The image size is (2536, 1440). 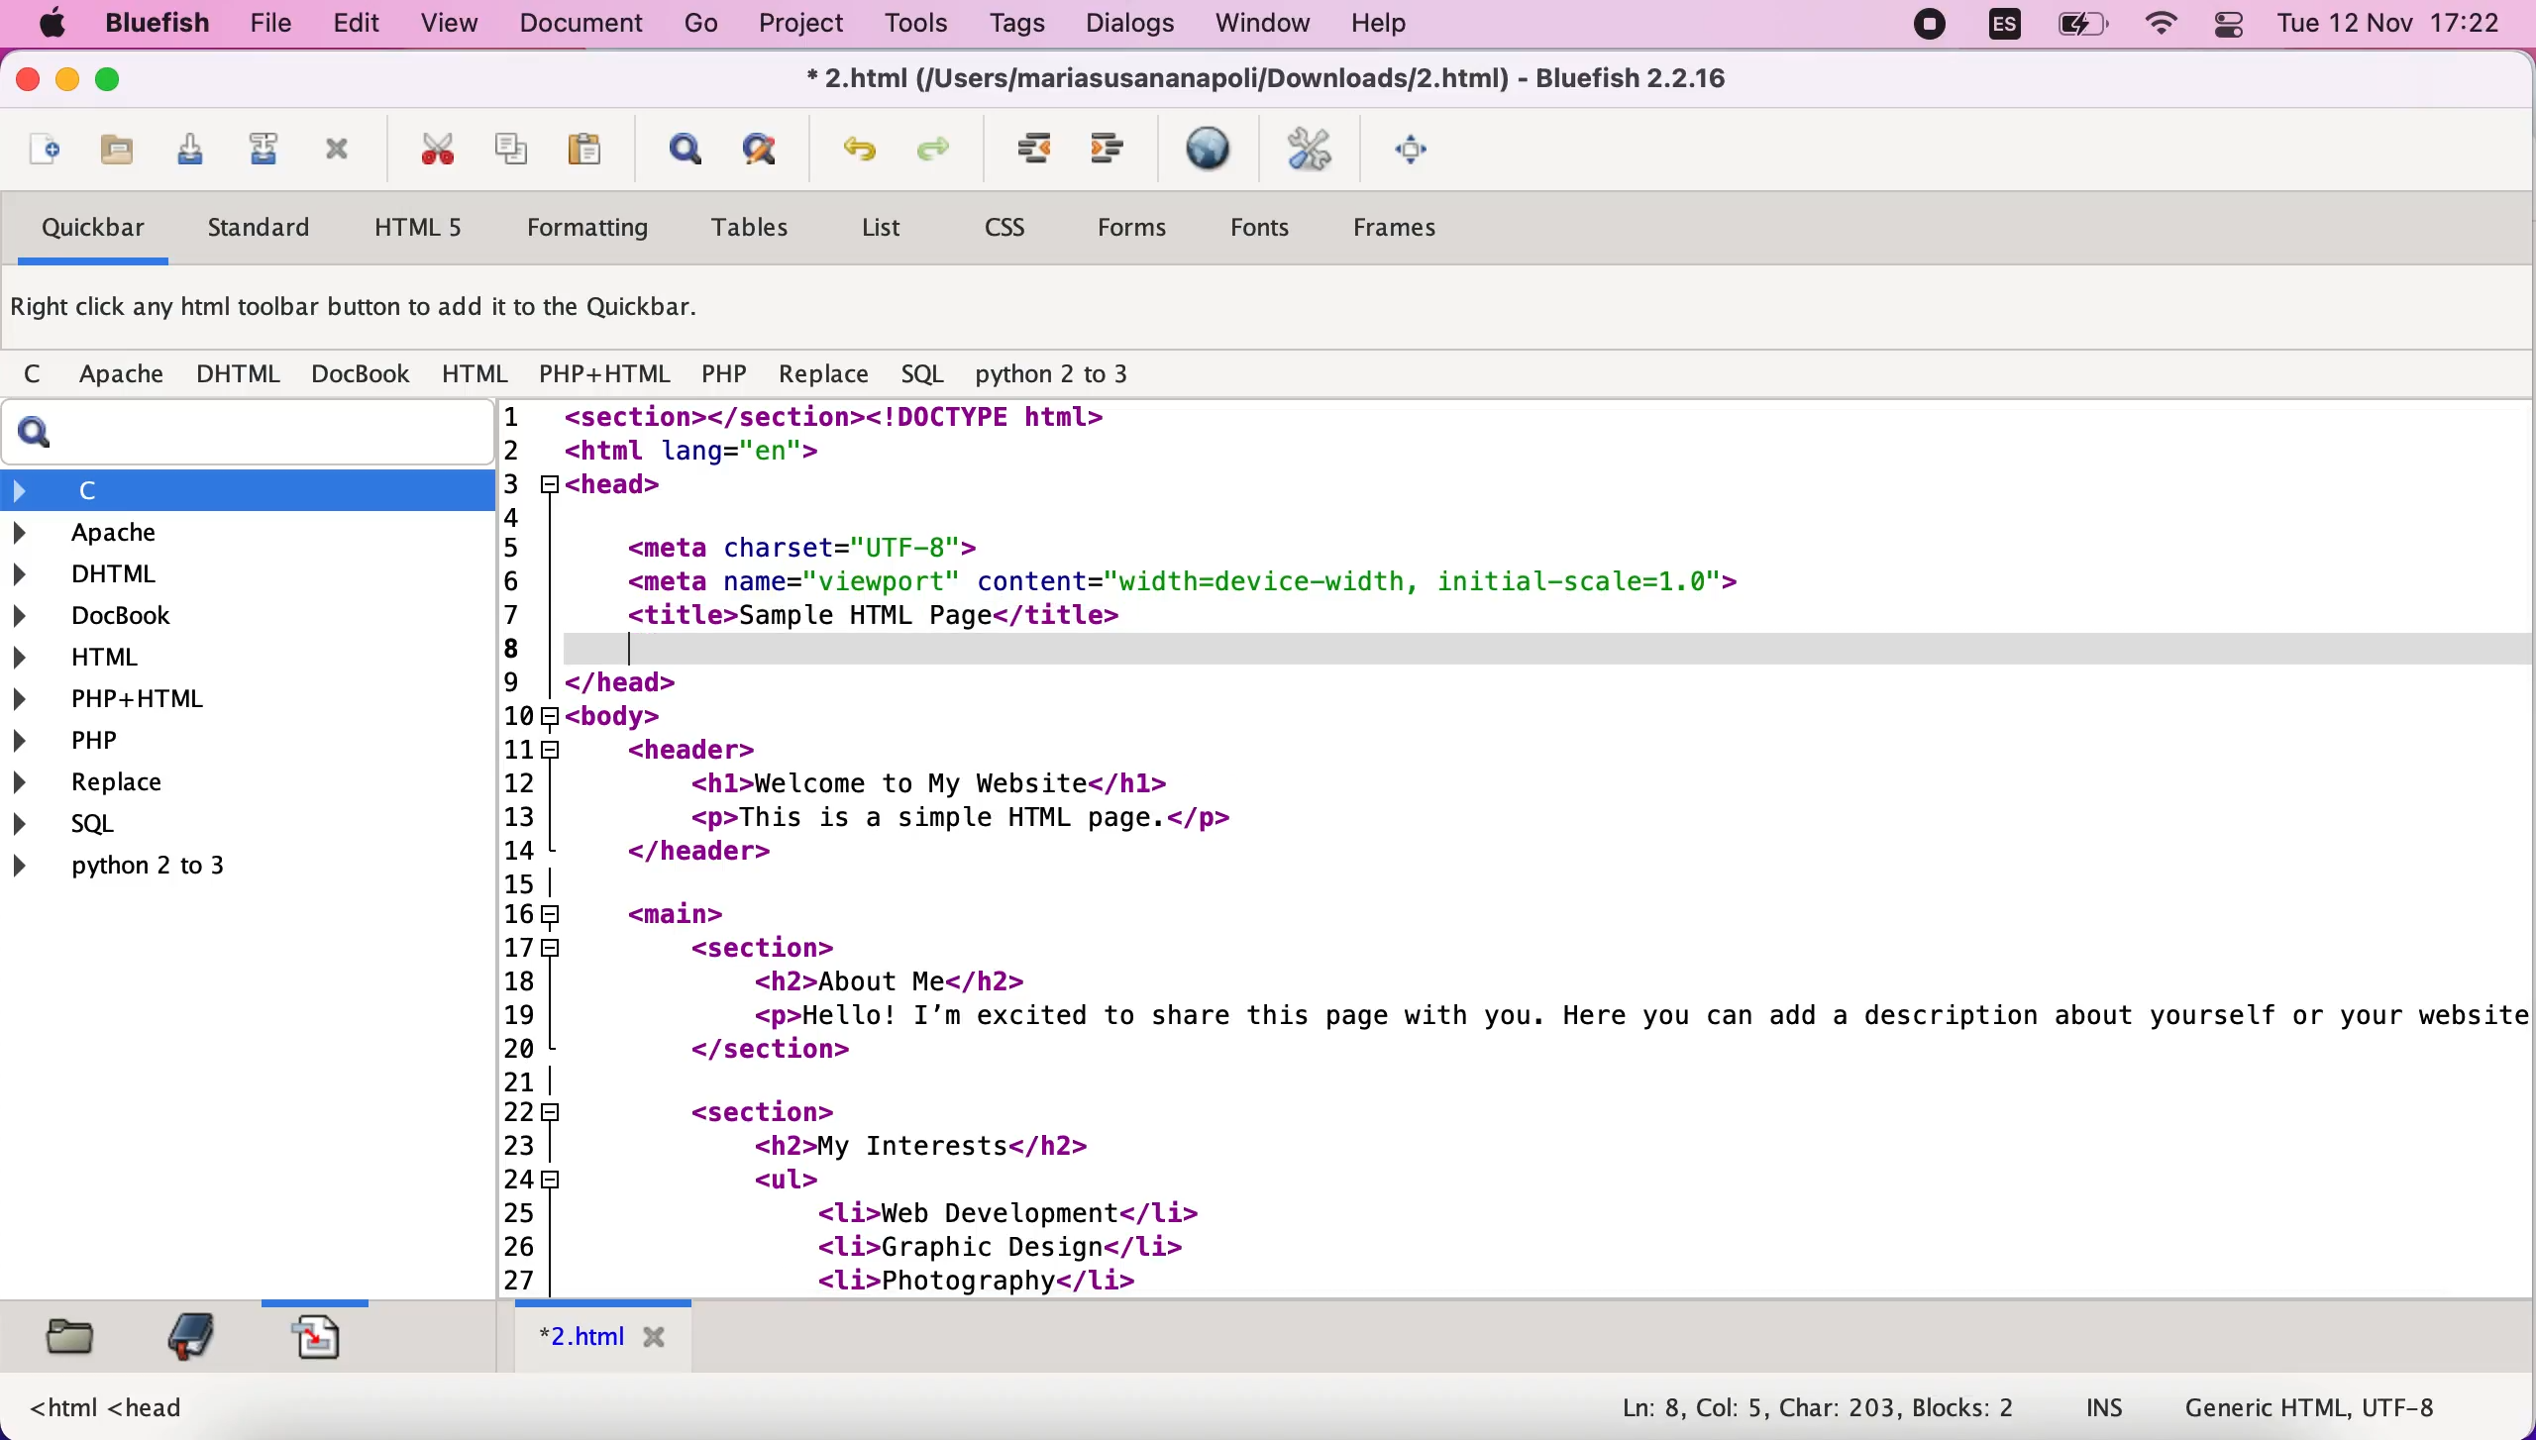 What do you see at coordinates (1425, 228) in the screenshot?
I see `frames` at bounding box center [1425, 228].